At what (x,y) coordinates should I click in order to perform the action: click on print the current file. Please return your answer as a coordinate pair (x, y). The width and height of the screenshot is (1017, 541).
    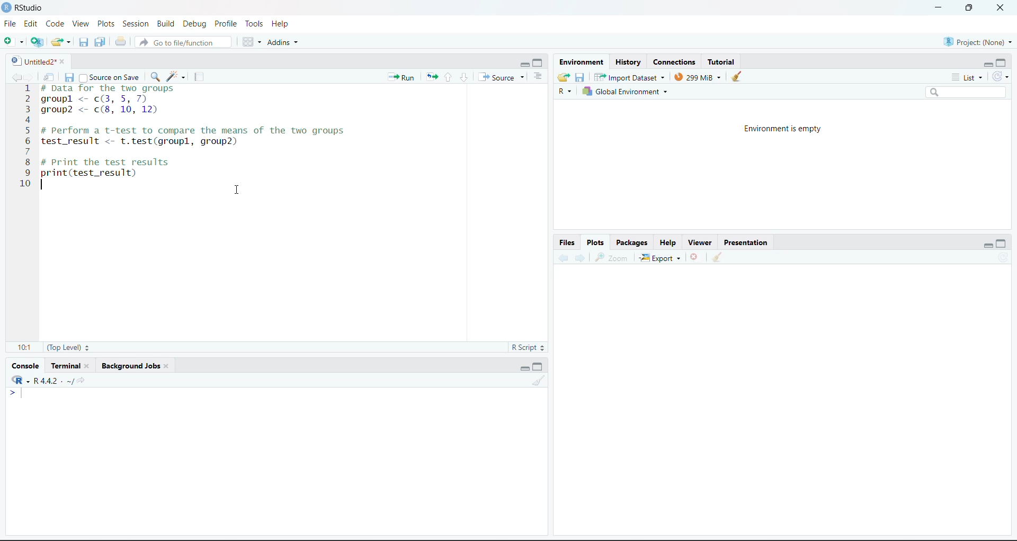
    Looking at the image, I should click on (121, 42).